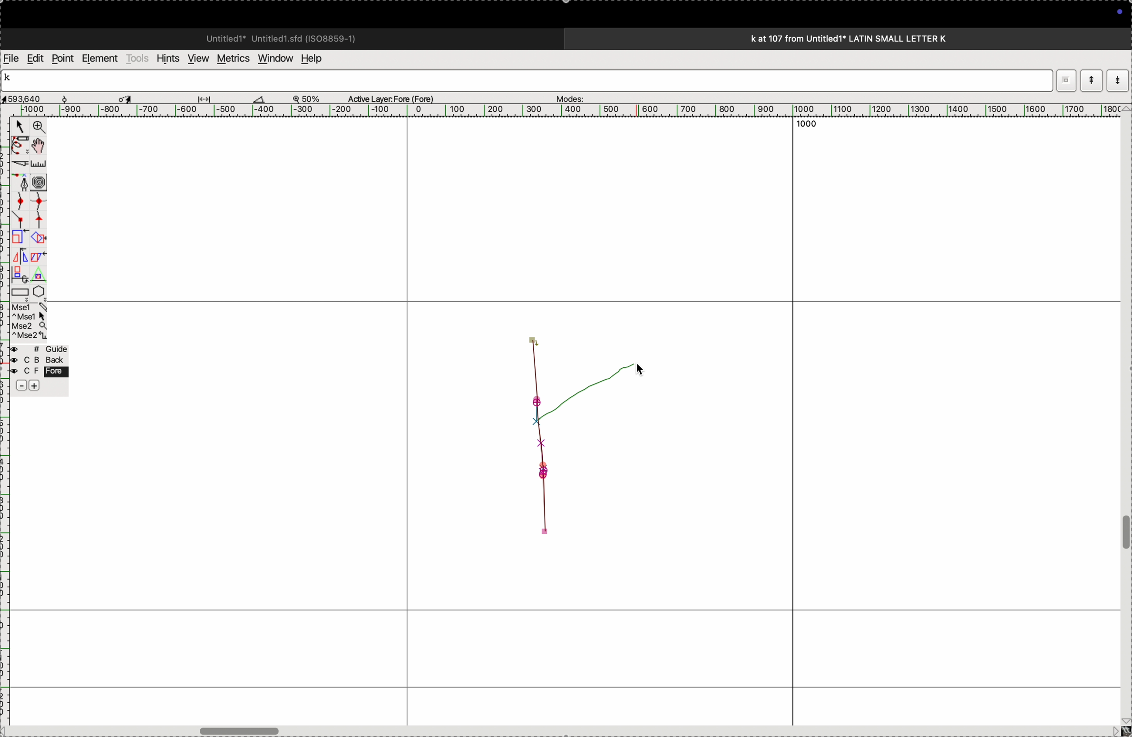 Image resolution: width=1132 pixels, height=737 pixels. Describe the element at coordinates (567, 96) in the screenshot. I see `modes` at that location.